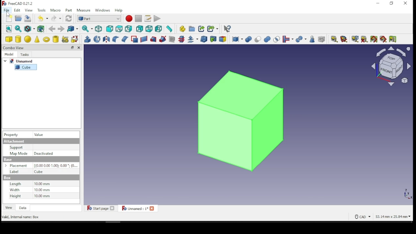 The height and width of the screenshot is (234, 416). Describe the element at coordinates (169, 29) in the screenshot. I see `measure distance` at that location.